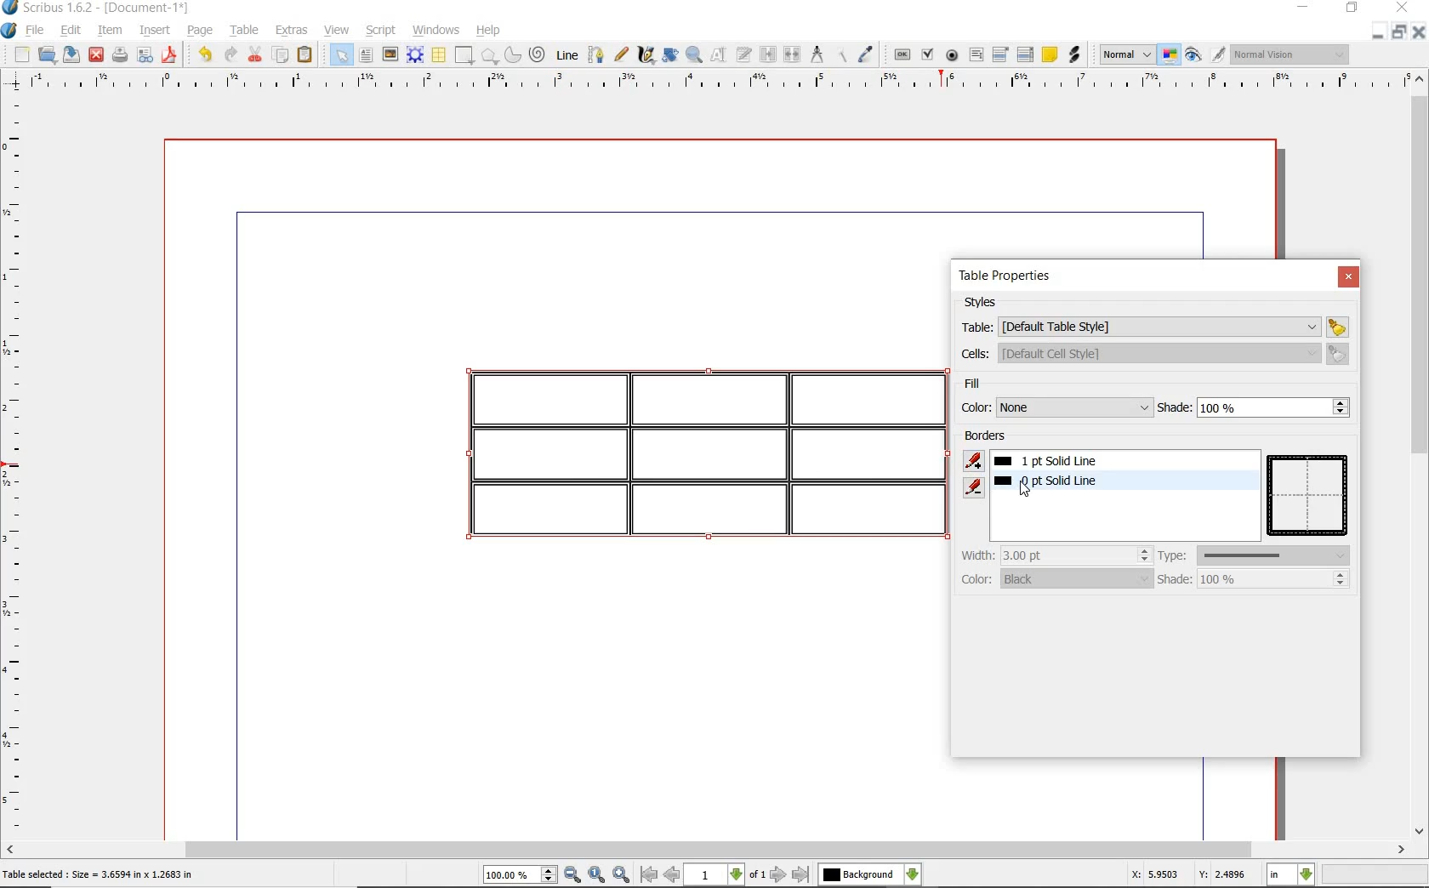 This screenshot has height=888, width=1429. What do you see at coordinates (1054, 407) in the screenshot?
I see `color` at bounding box center [1054, 407].